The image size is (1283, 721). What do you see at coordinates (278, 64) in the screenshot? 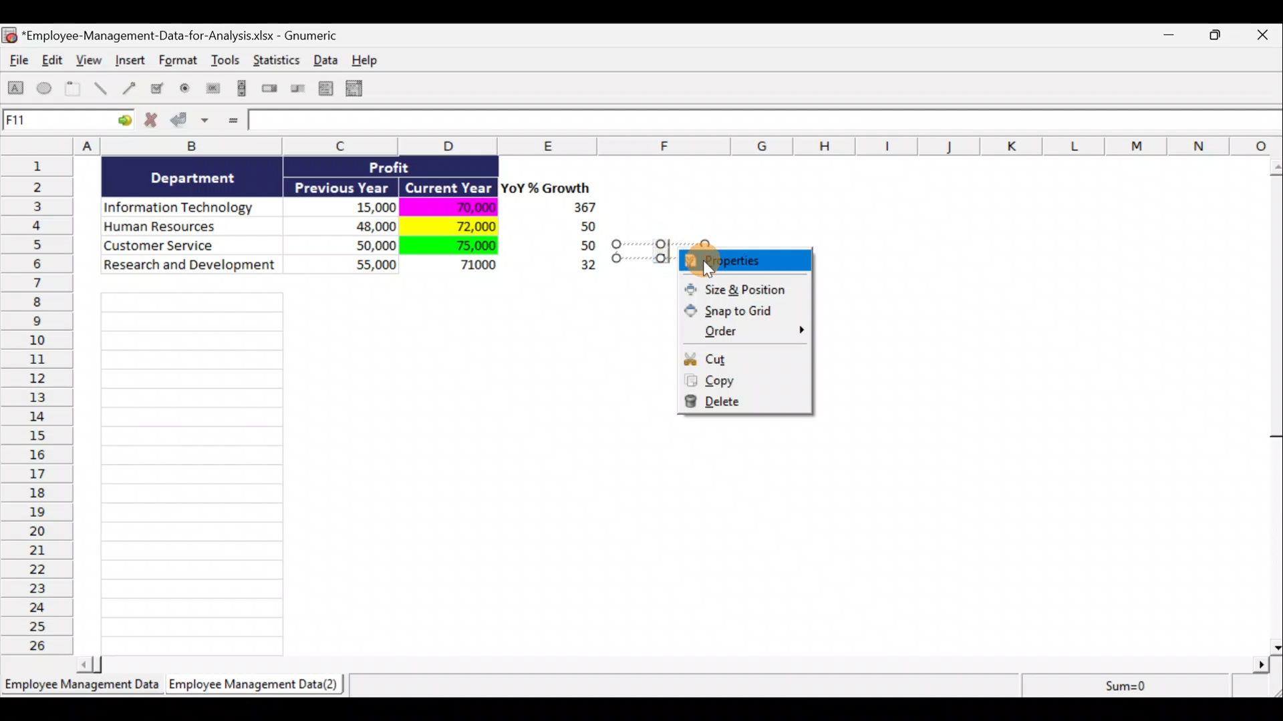
I see `Statistics` at bounding box center [278, 64].